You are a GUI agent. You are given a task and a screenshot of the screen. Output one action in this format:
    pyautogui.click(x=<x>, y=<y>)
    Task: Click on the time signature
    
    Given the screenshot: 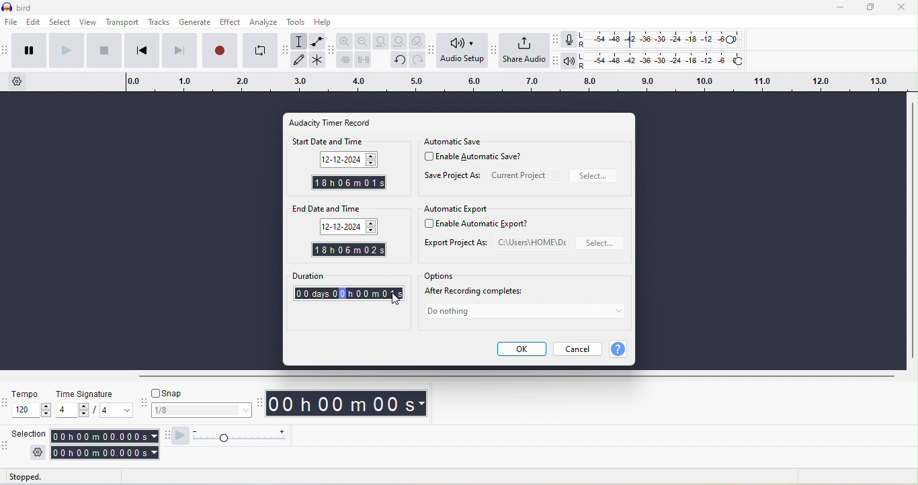 What is the action you would take?
    pyautogui.click(x=93, y=394)
    